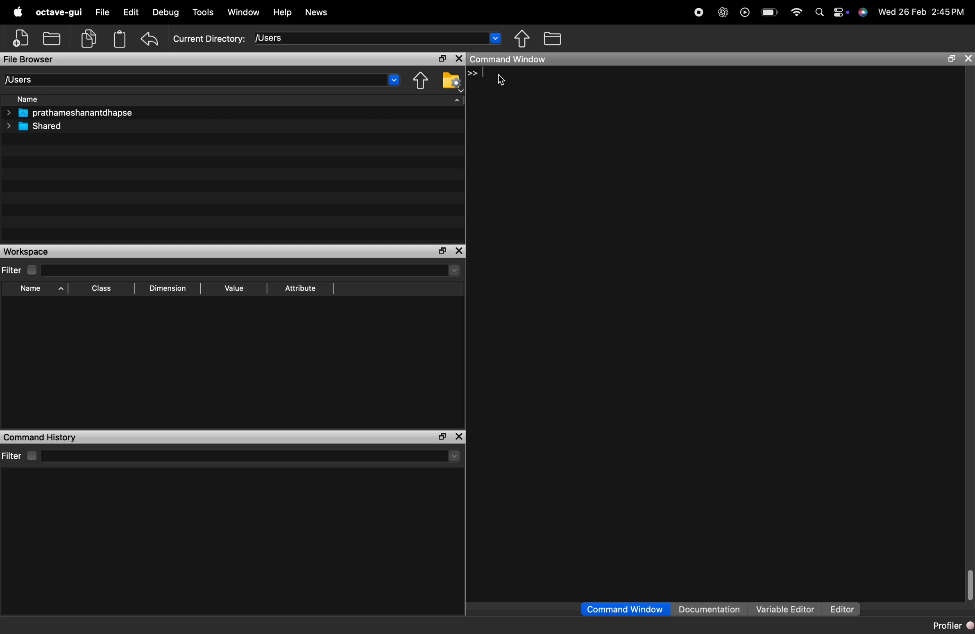  What do you see at coordinates (439, 57) in the screenshot?
I see `maximise` at bounding box center [439, 57].